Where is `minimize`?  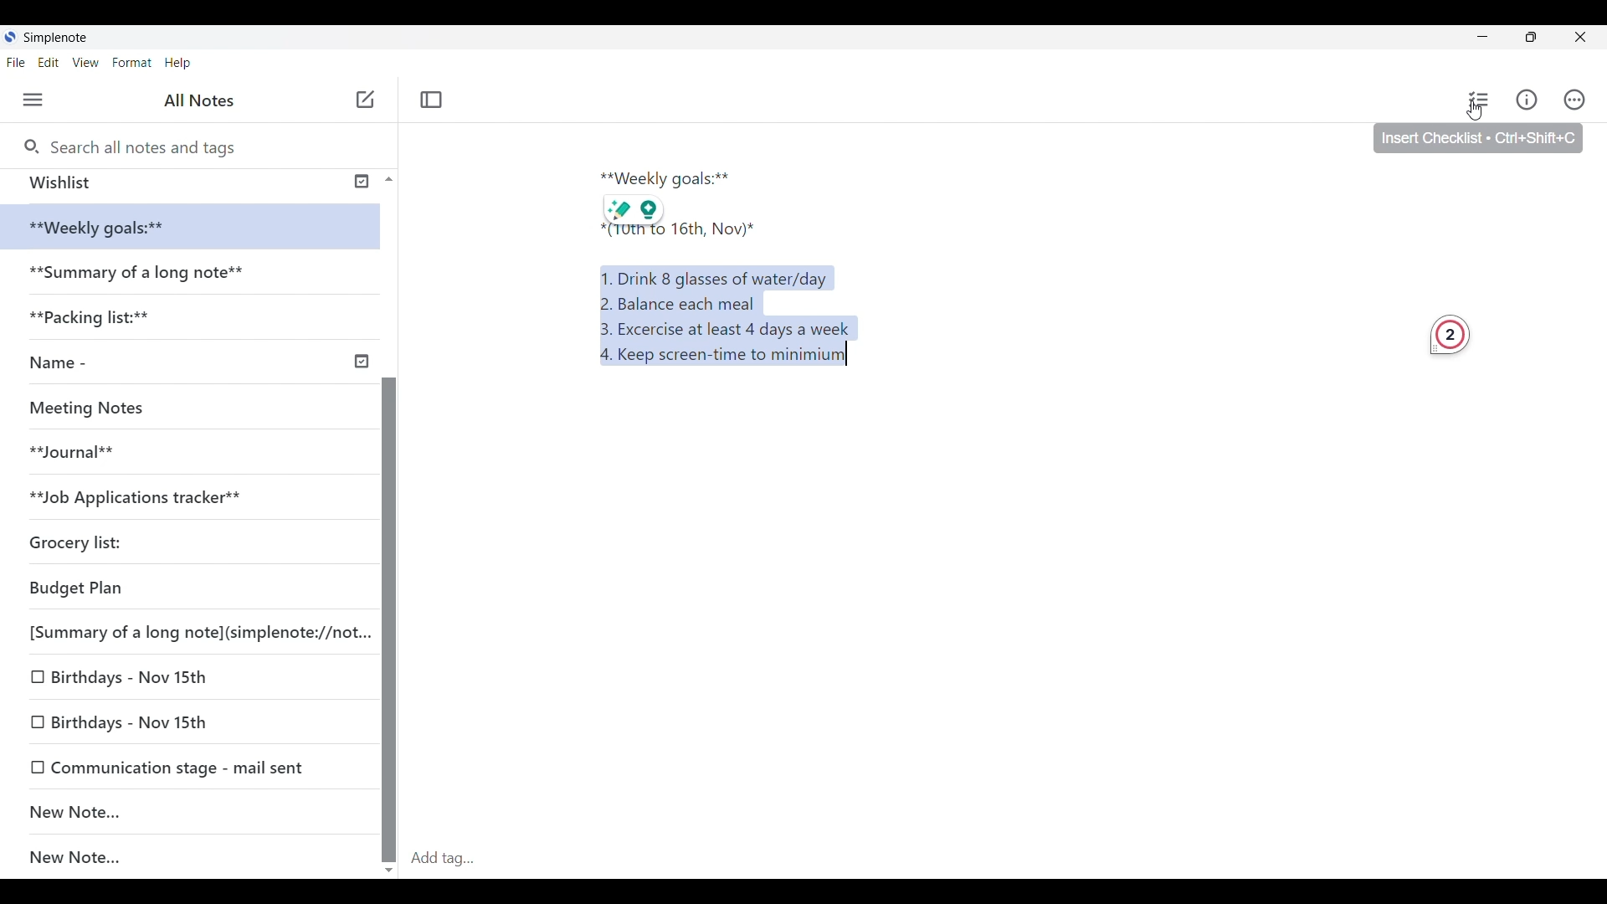 minimize is located at coordinates (1495, 40).